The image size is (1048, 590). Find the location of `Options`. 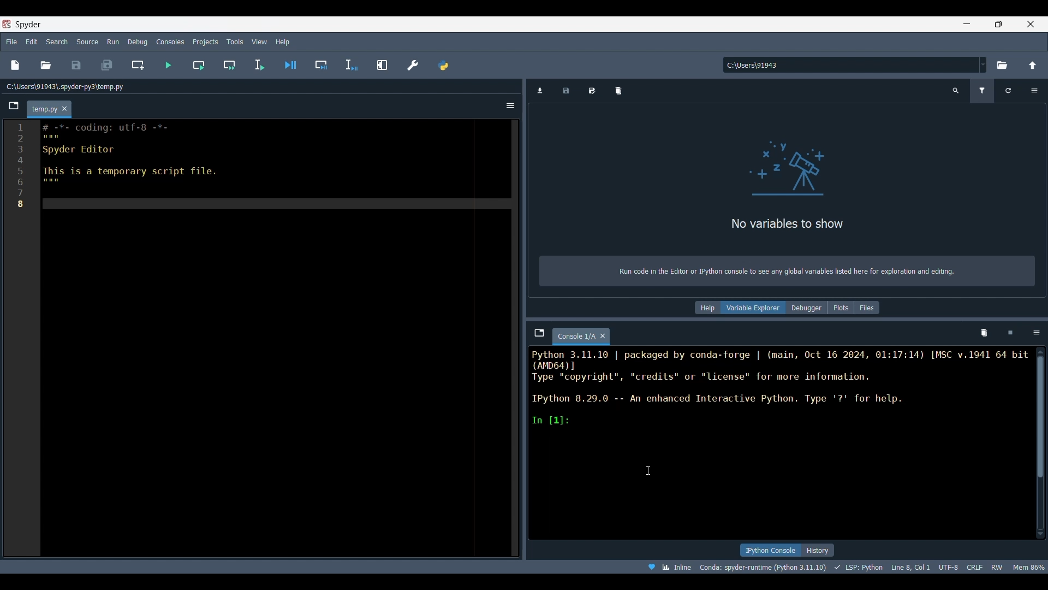

Options is located at coordinates (510, 105).